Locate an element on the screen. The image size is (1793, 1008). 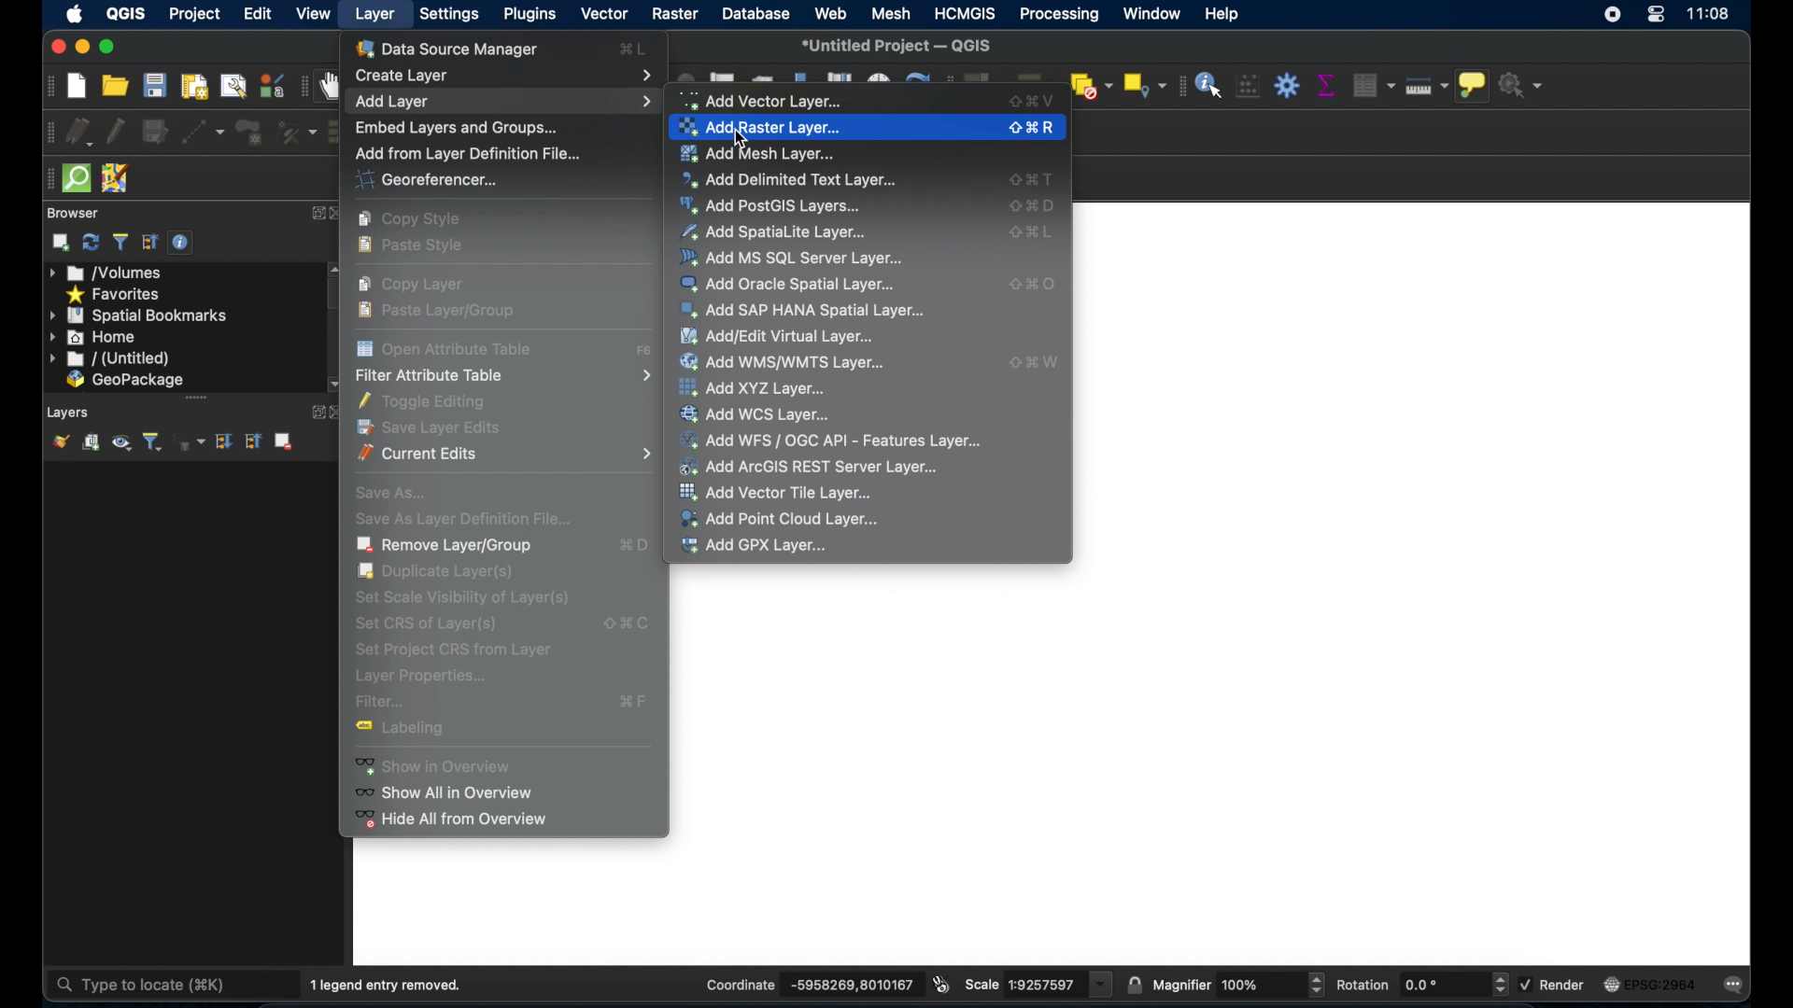
add arcgis rest server layer is located at coordinates (811, 467).